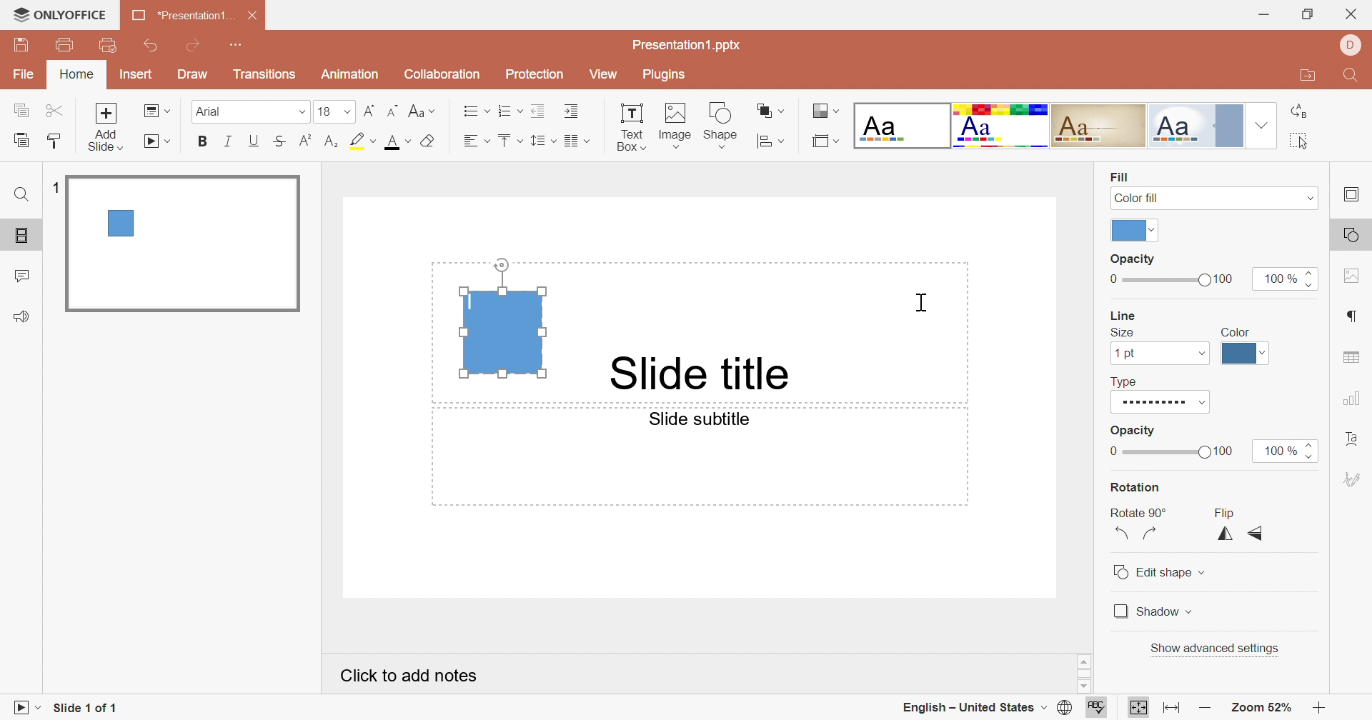 Image resolution: width=1372 pixels, height=720 pixels. Describe the element at coordinates (22, 111) in the screenshot. I see `Copy` at that location.